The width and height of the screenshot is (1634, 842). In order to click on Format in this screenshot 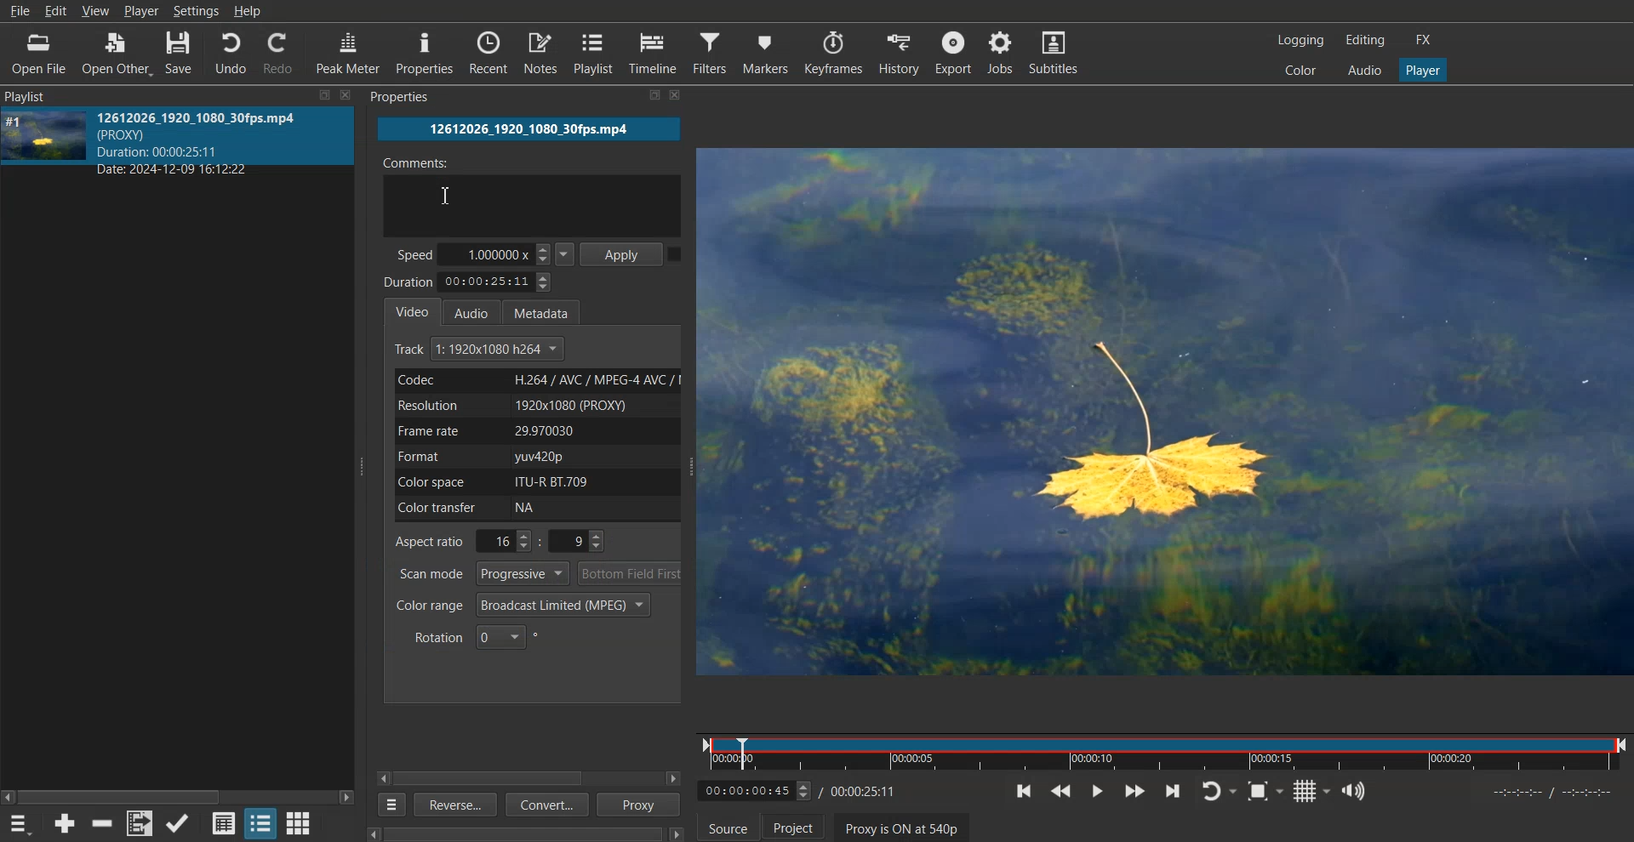, I will do `click(534, 457)`.